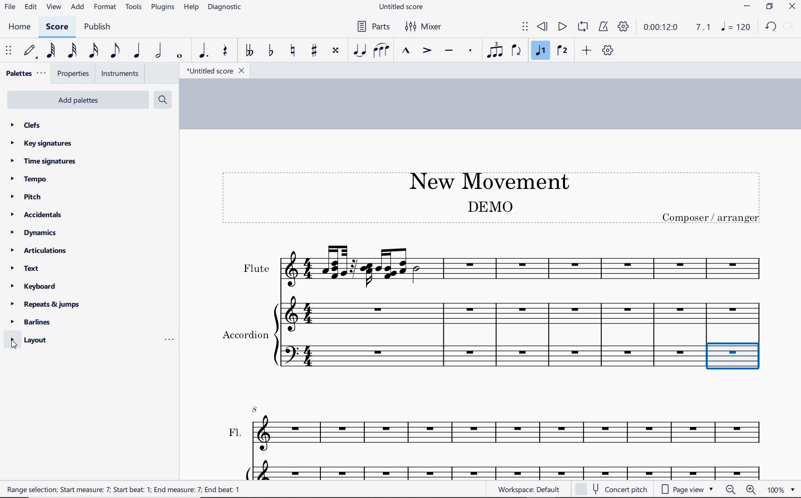  I want to click on toggle sharp, so click(315, 51).